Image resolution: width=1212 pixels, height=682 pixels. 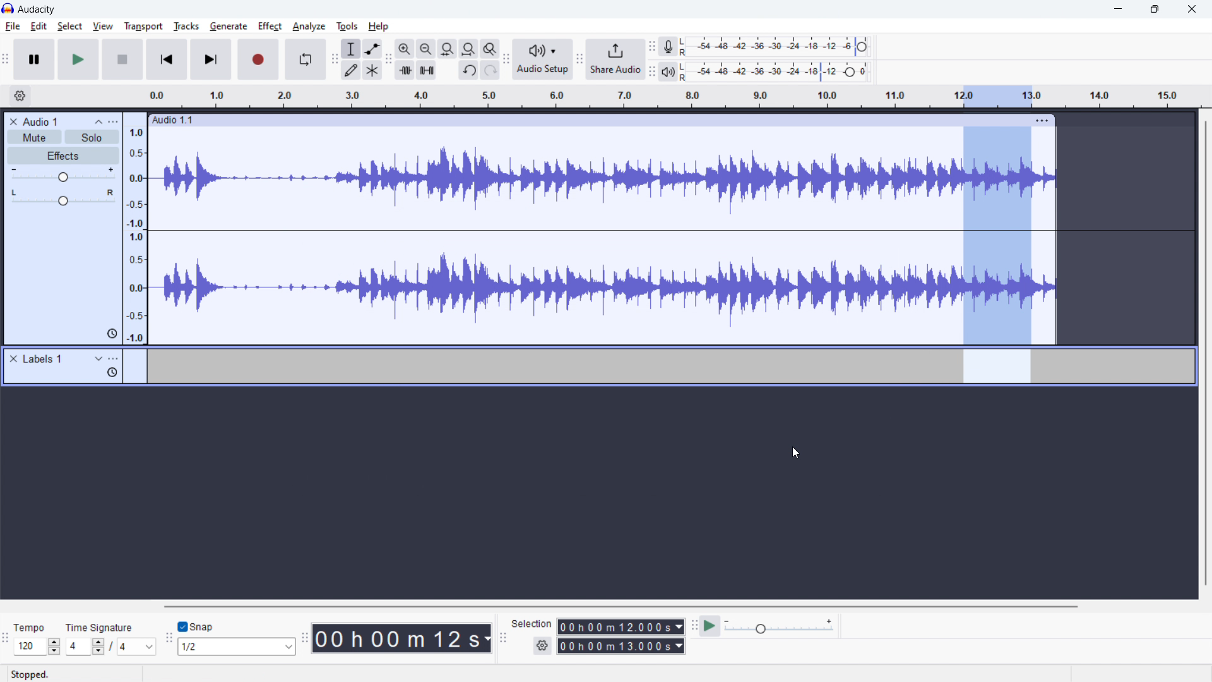 I want to click on menu, so click(x=114, y=122).